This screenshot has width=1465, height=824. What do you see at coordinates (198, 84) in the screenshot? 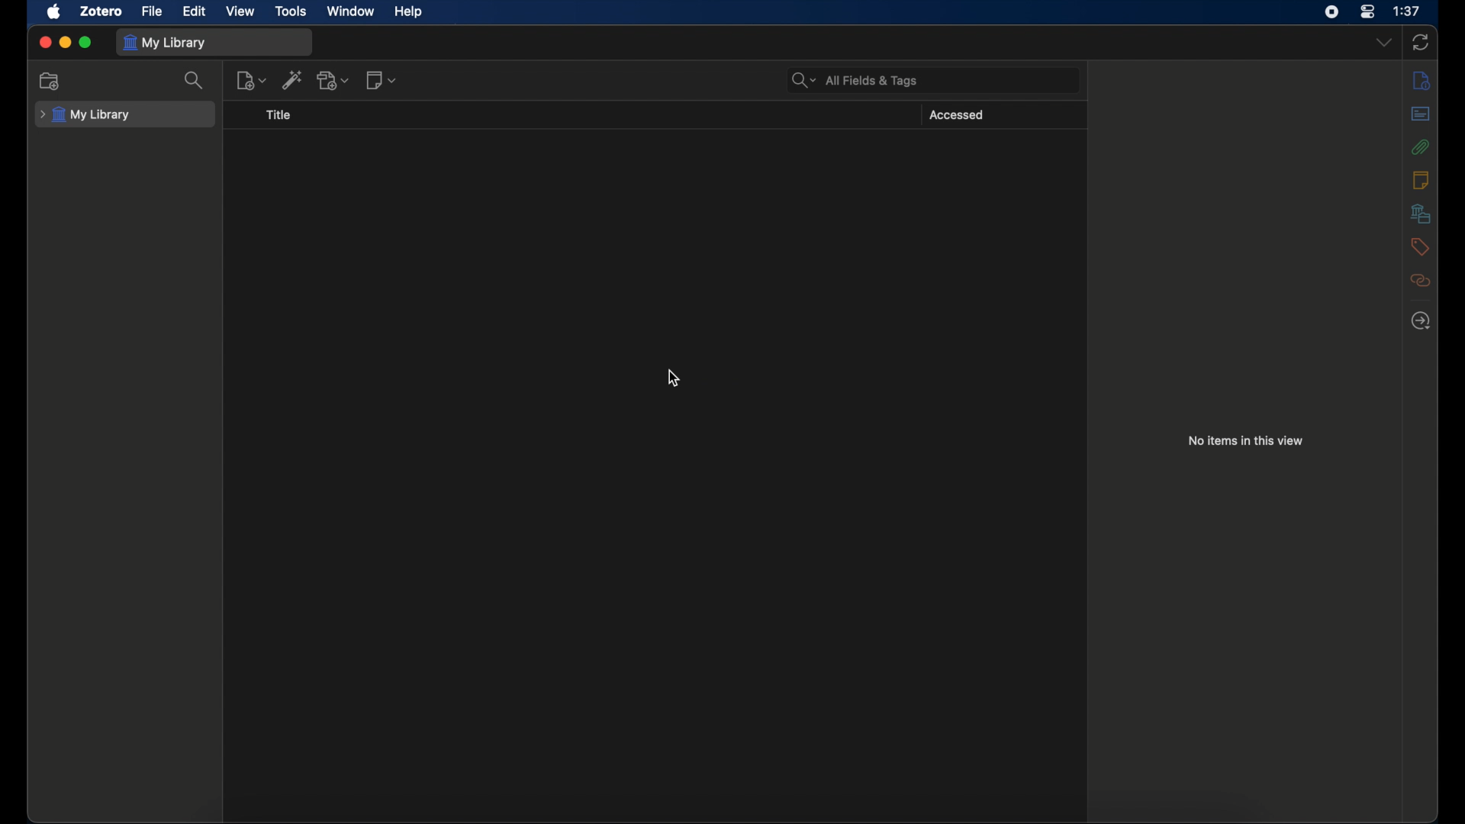
I see `search` at bounding box center [198, 84].